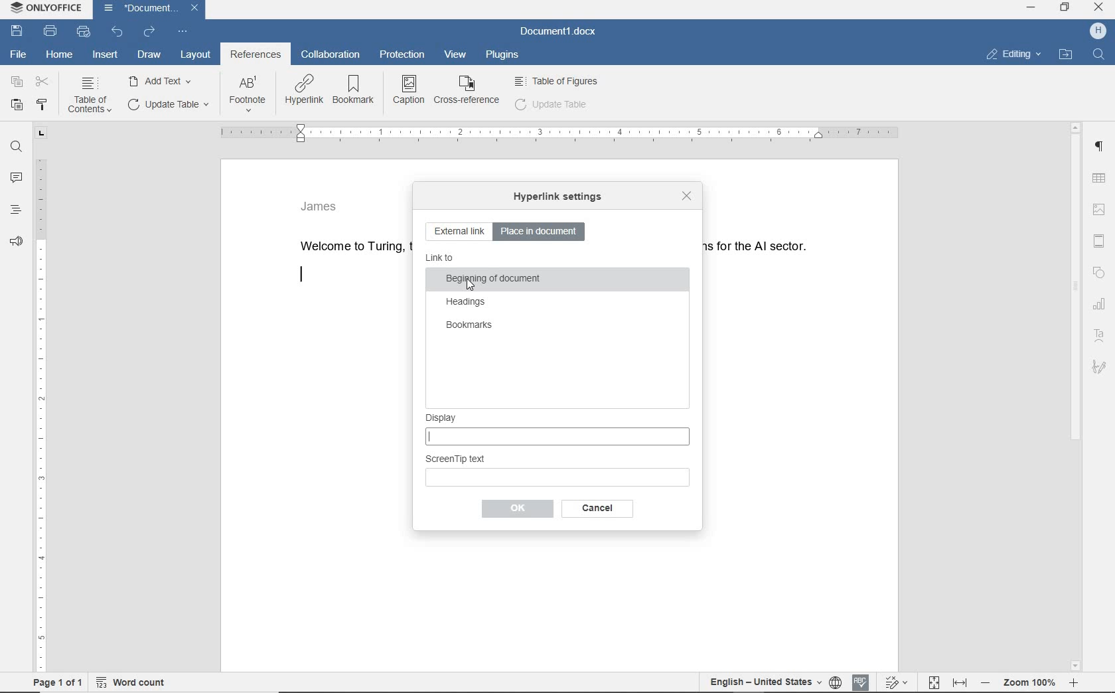 The width and height of the screenshot is (1115, 693). Describe the element at coordinates (685, 195) in the screenshot. I see `close` at that location.